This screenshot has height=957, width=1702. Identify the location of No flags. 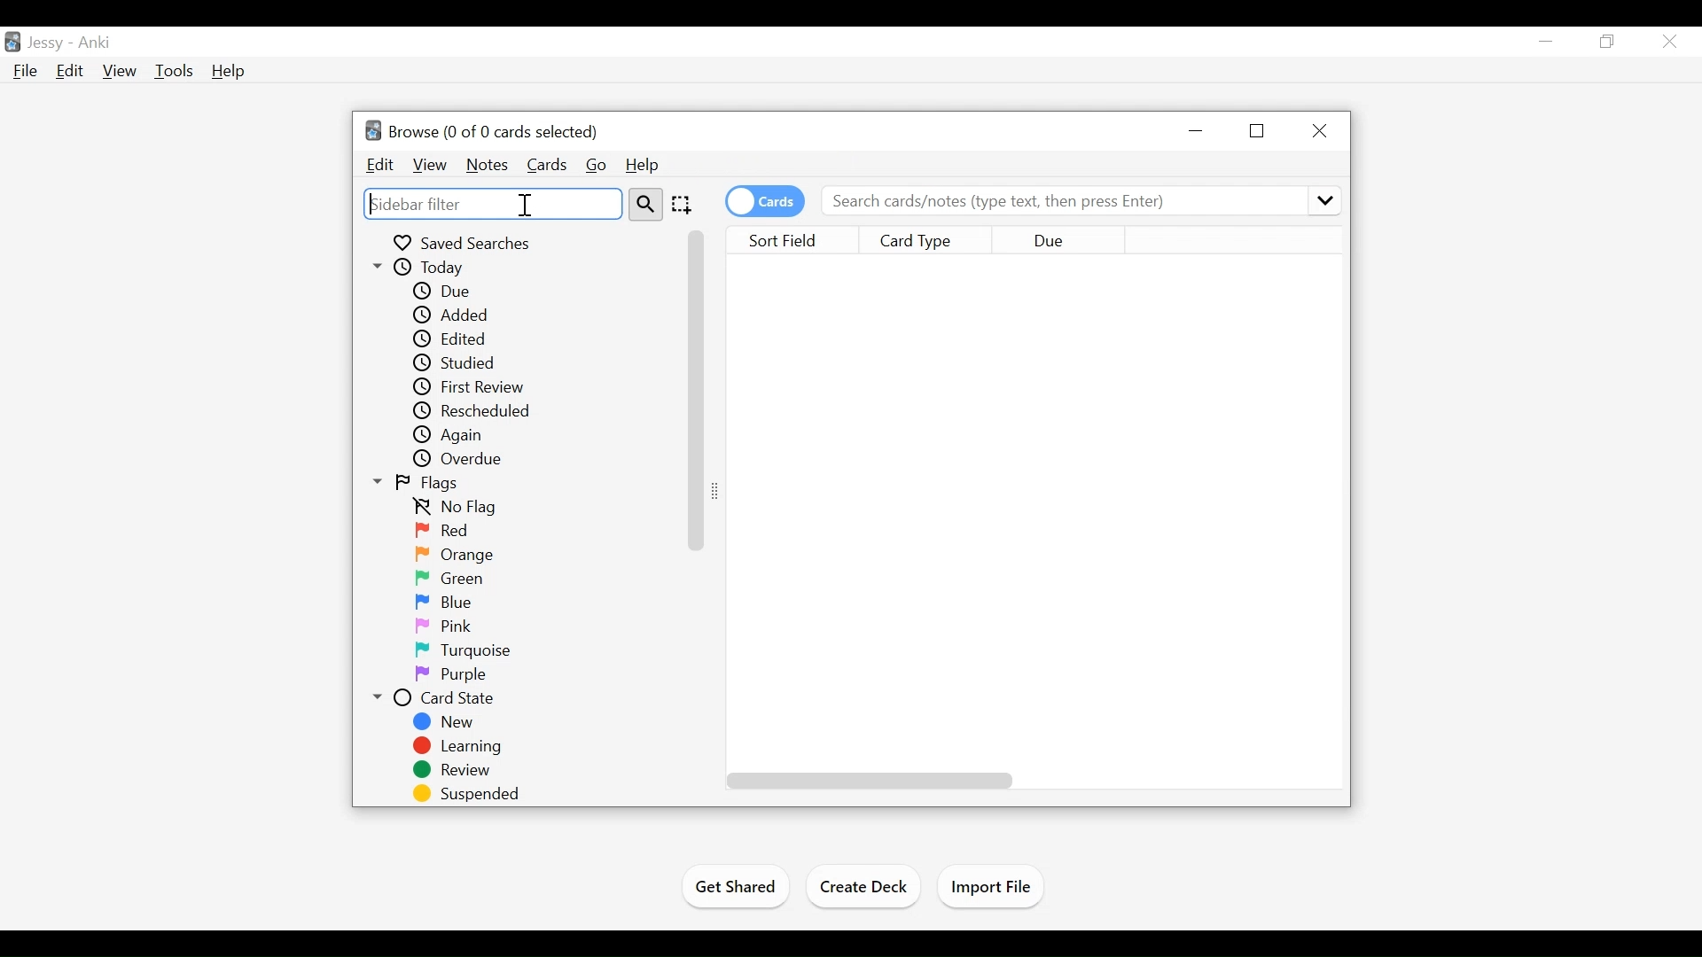
(459, 509).